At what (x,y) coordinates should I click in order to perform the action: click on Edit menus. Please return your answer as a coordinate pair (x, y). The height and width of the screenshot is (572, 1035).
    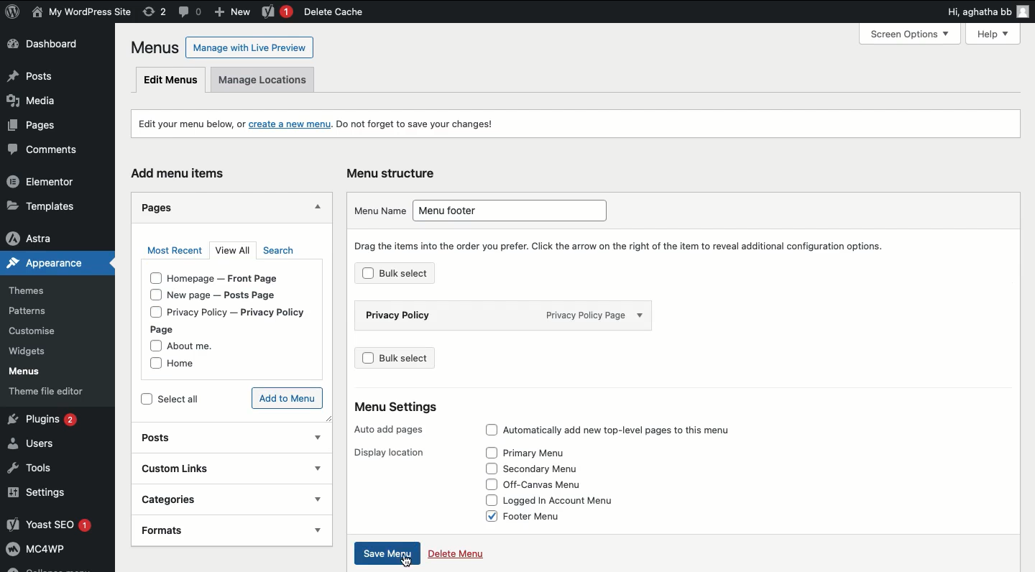
    Looking at the image, I should click on (171, 80).